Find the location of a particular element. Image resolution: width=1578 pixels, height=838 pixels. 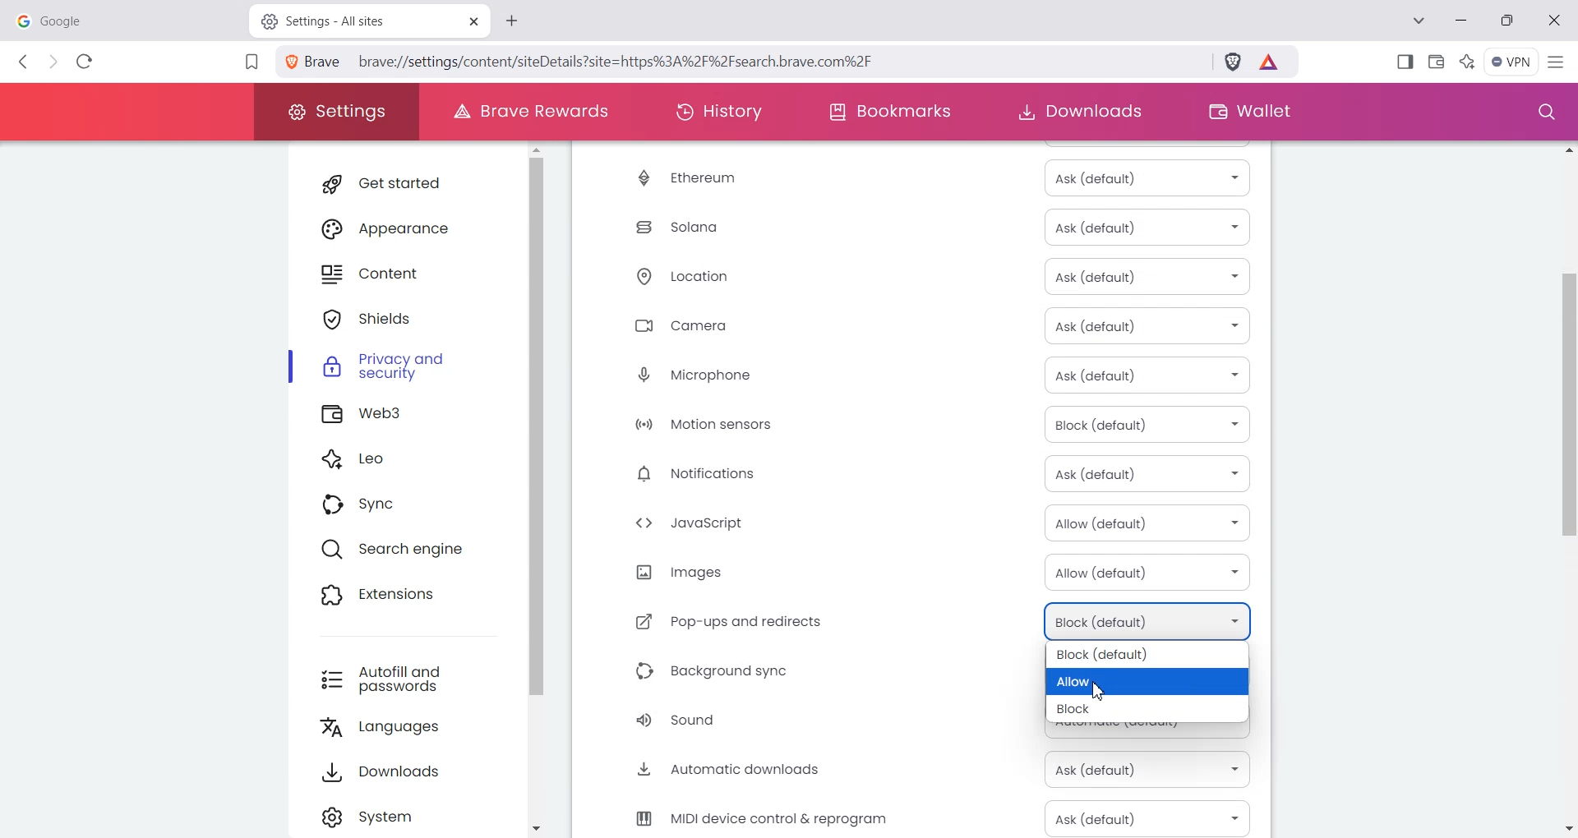

Get started is located at coordinates (404, 183).